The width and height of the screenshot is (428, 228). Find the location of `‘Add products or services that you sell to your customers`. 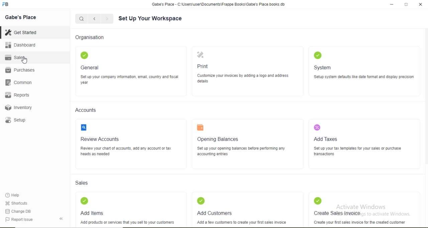

‘Add products or services that you sell to your customers is located at coordinates (131, 223).